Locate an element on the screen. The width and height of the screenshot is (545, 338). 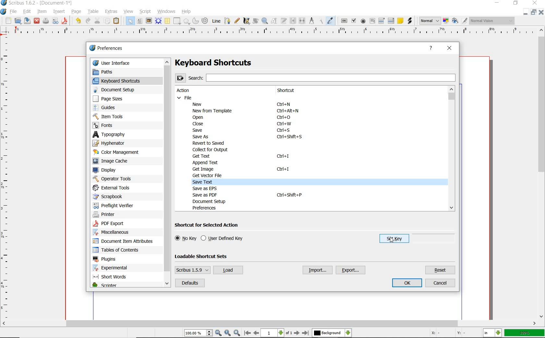
load is located at coordinates (228, 270).